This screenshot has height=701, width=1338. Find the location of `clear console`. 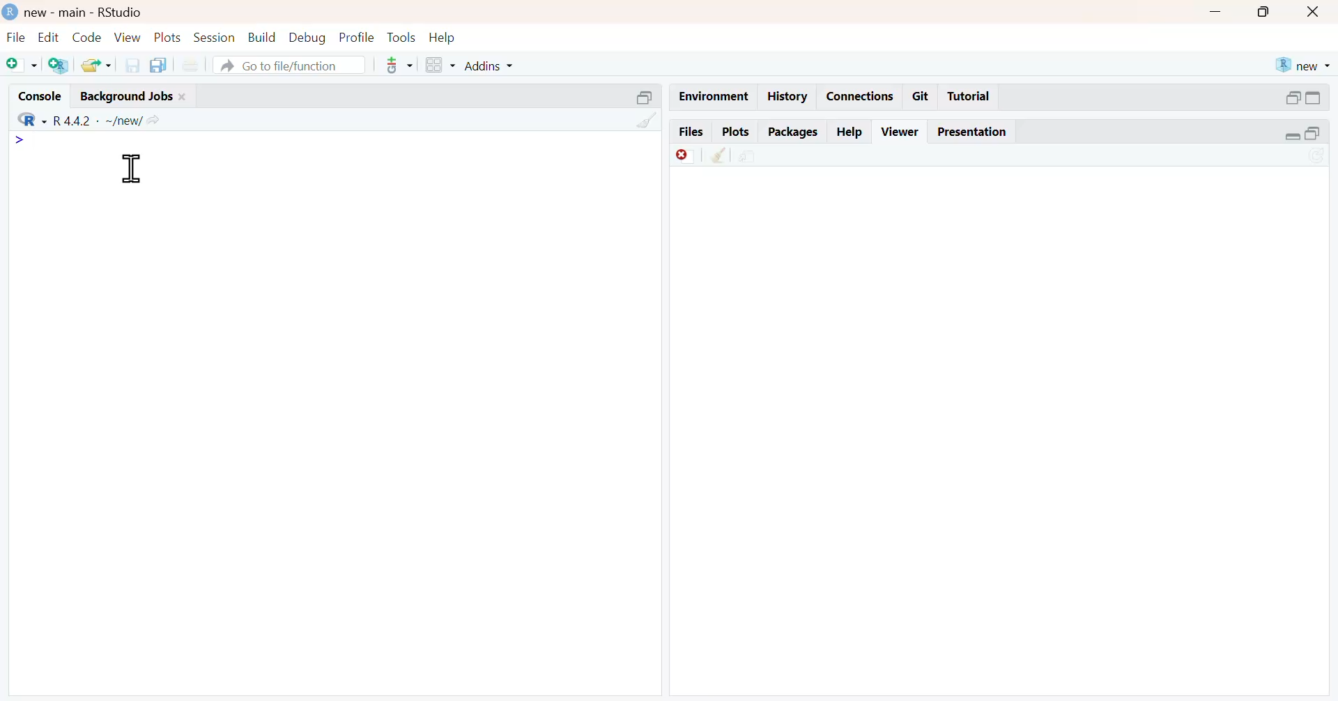

clear console is located at coordinates (646, 120).